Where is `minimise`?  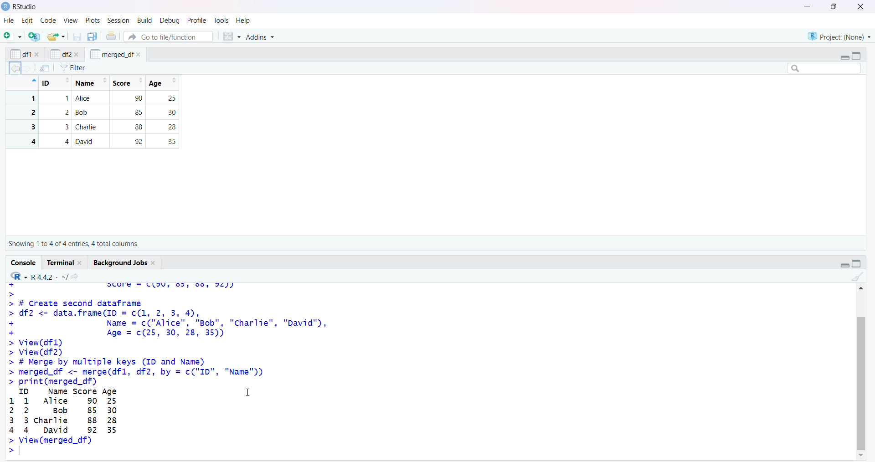 minimise is located at coordinates (808, 6).